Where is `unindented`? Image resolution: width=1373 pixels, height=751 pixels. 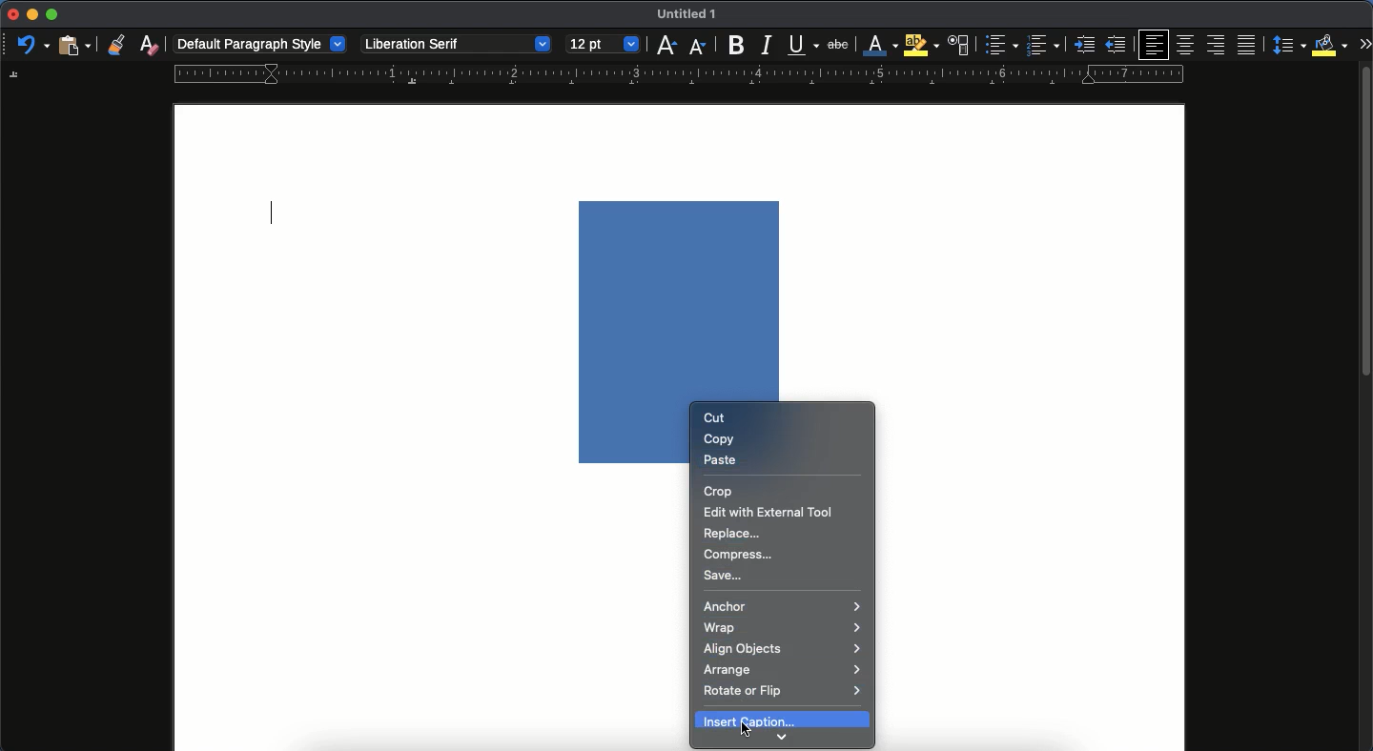
unindented is located at coordinates (1116, 45).